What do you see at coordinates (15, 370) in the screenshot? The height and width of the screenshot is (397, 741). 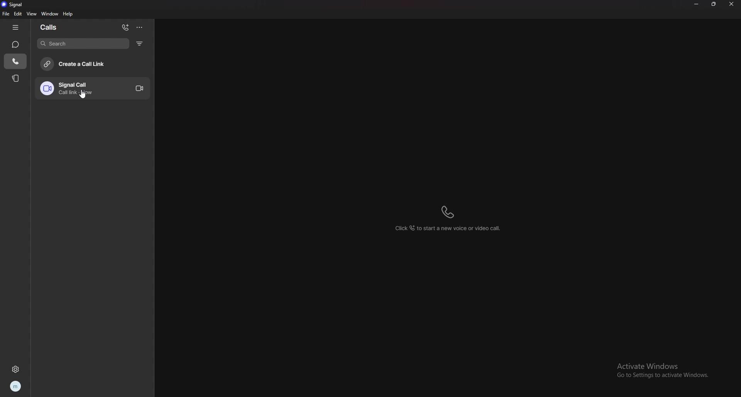 I see `settings` at bounding box center [15, 370].